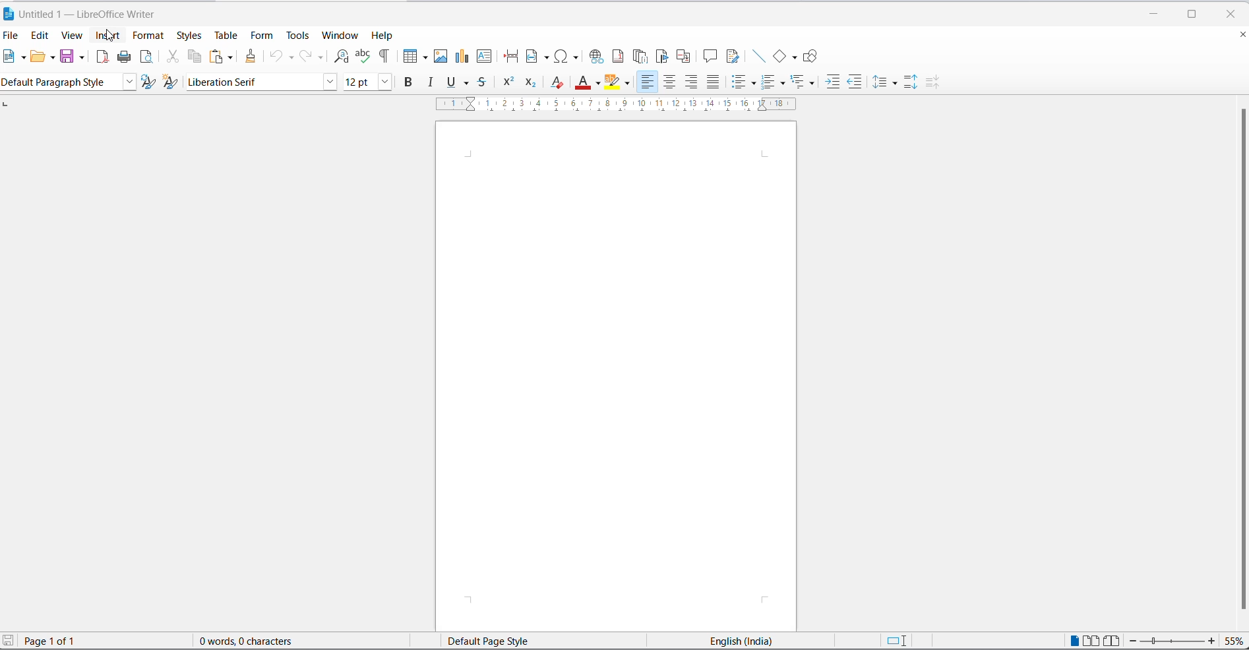  What do you see at coordinates (532, 83) in the screenshot?
I see `subscript` at bounding box center [532, 83].